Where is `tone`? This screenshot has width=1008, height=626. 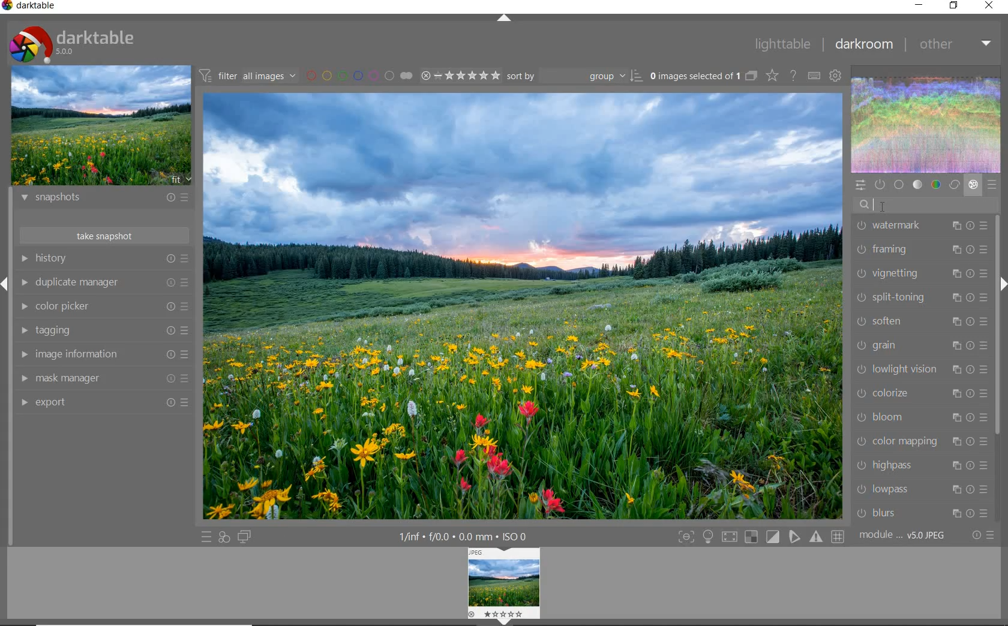
tone is located at coordinates (918, 185).